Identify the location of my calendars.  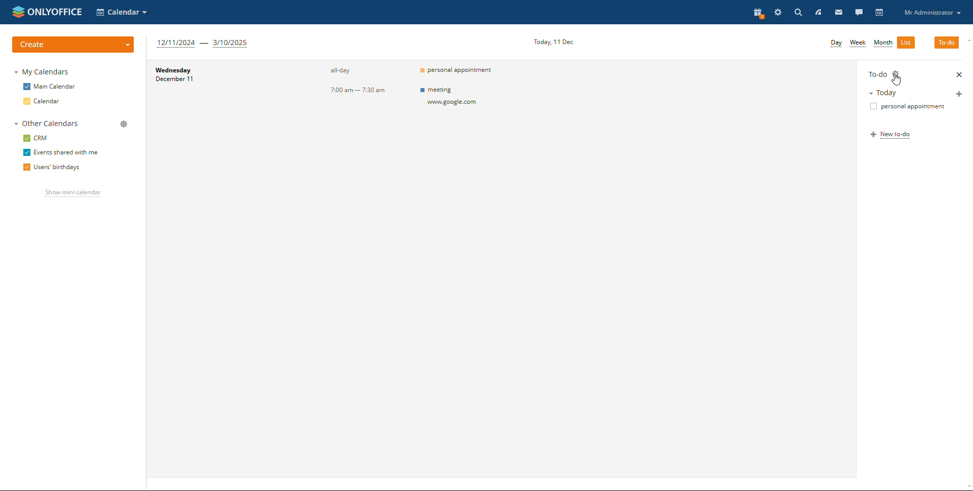
(43, 71).